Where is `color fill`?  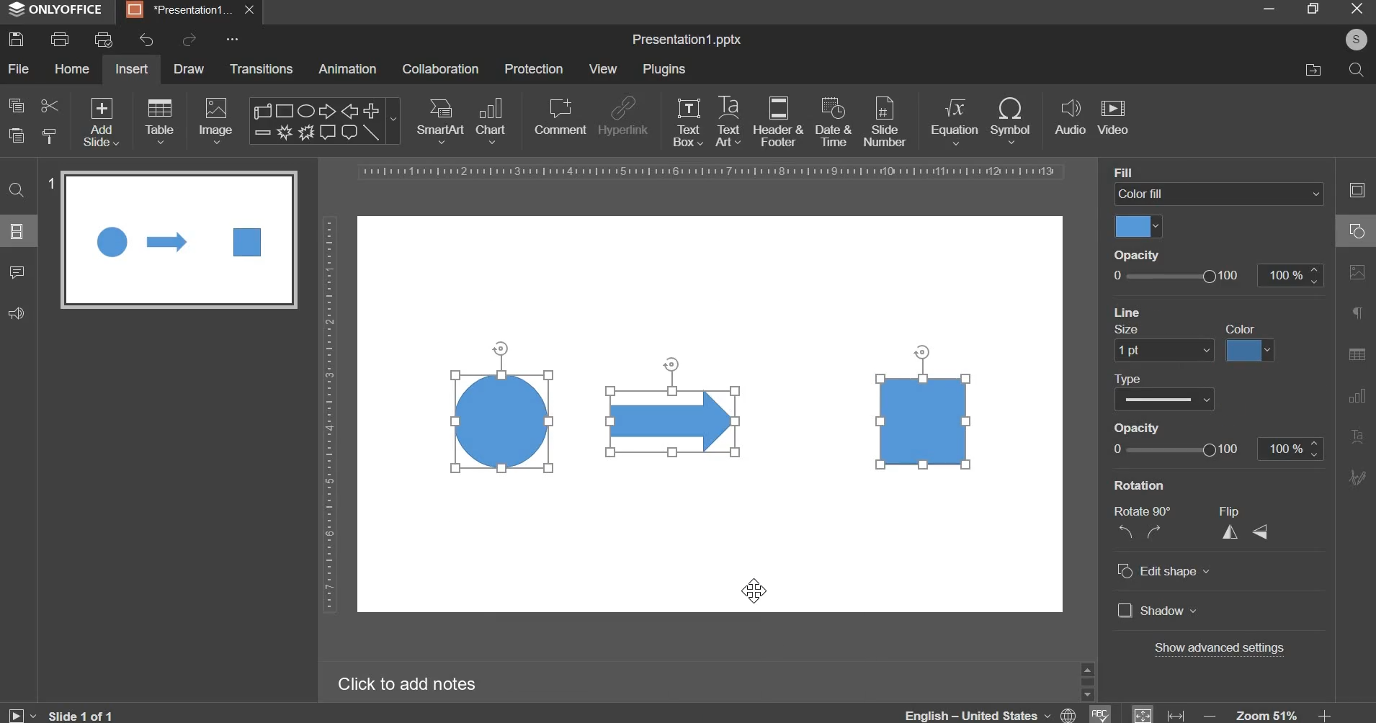
color fill is located at coordinates (1139, 227).